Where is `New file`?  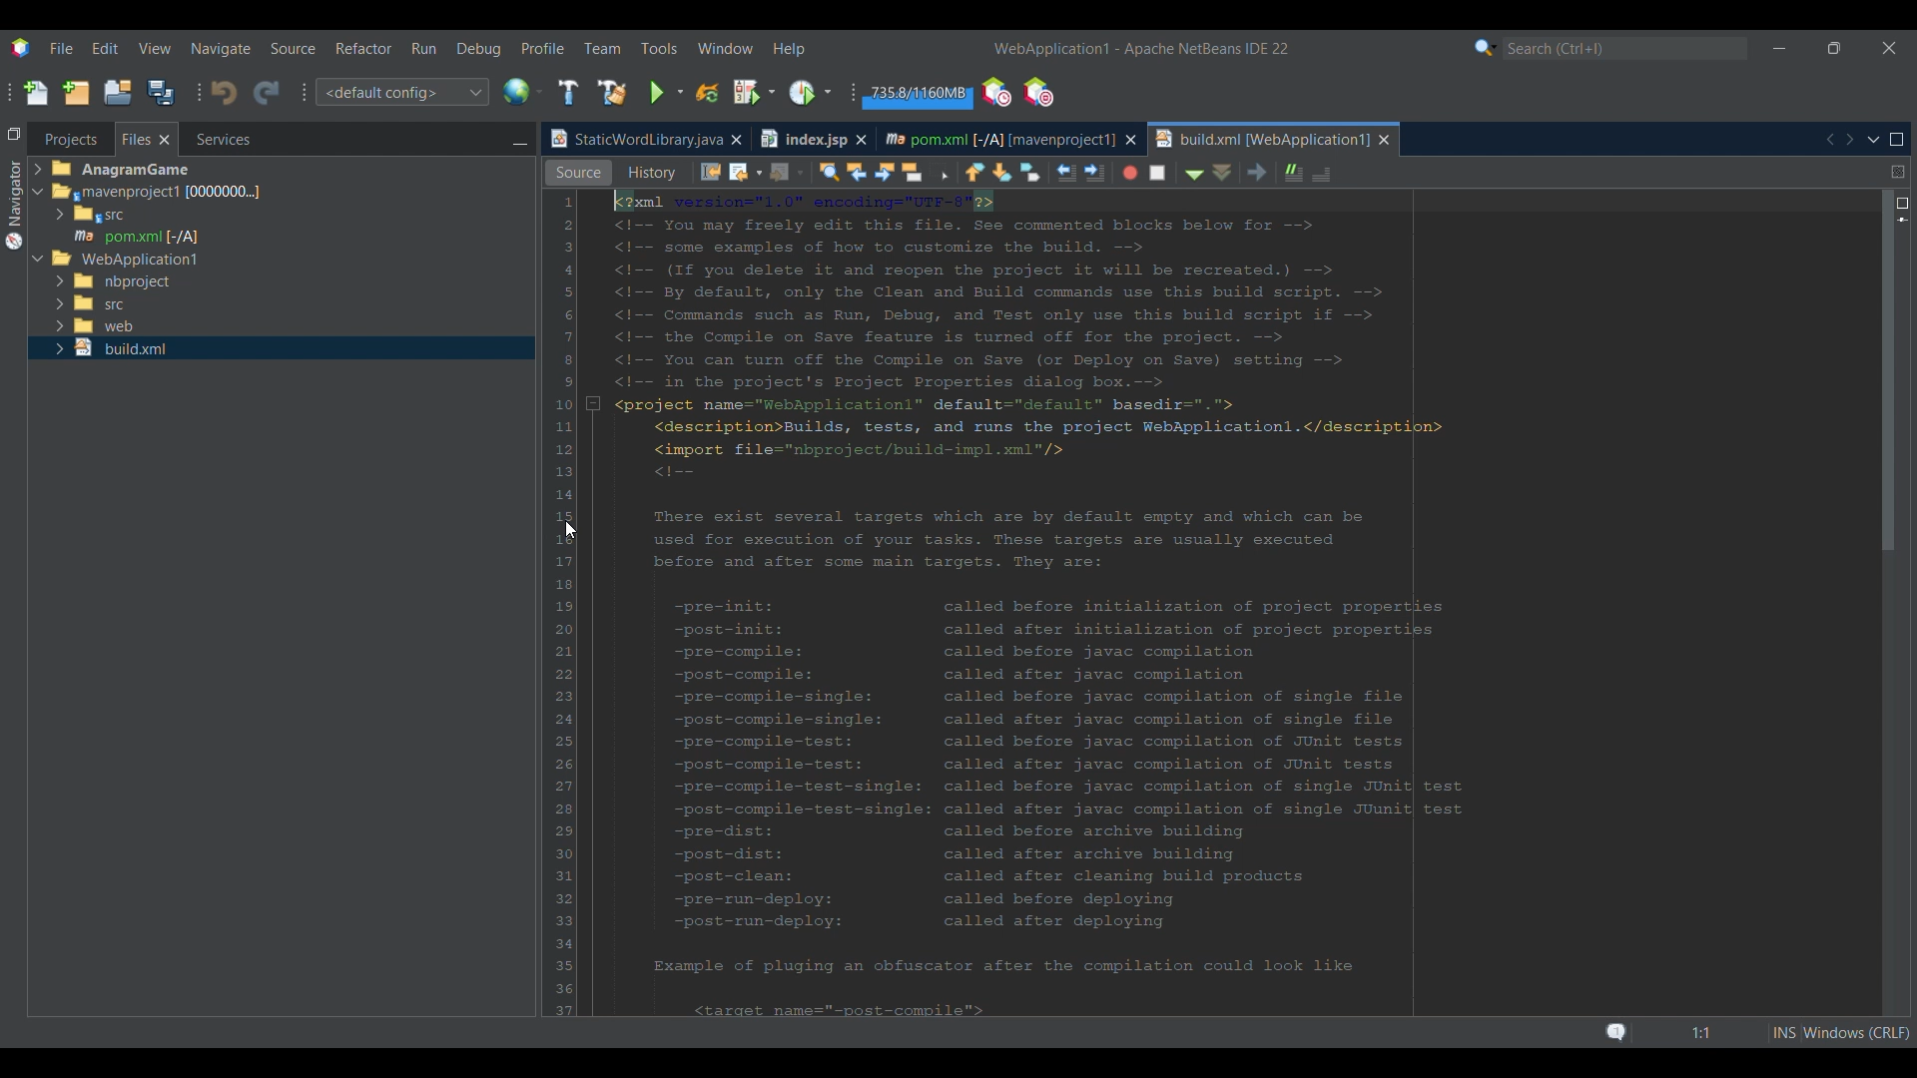 New file is located at coordinates (35, 93).